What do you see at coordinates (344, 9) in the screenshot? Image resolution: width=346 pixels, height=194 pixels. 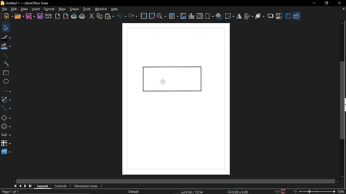 I see `close tab` at bounding box center [344, 9].